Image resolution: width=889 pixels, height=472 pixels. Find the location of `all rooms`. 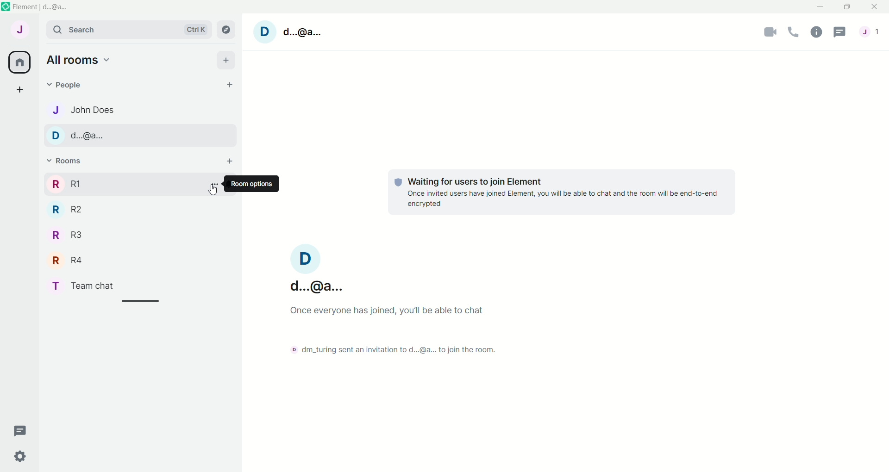

all rooms is located at coordinates (79, 59).